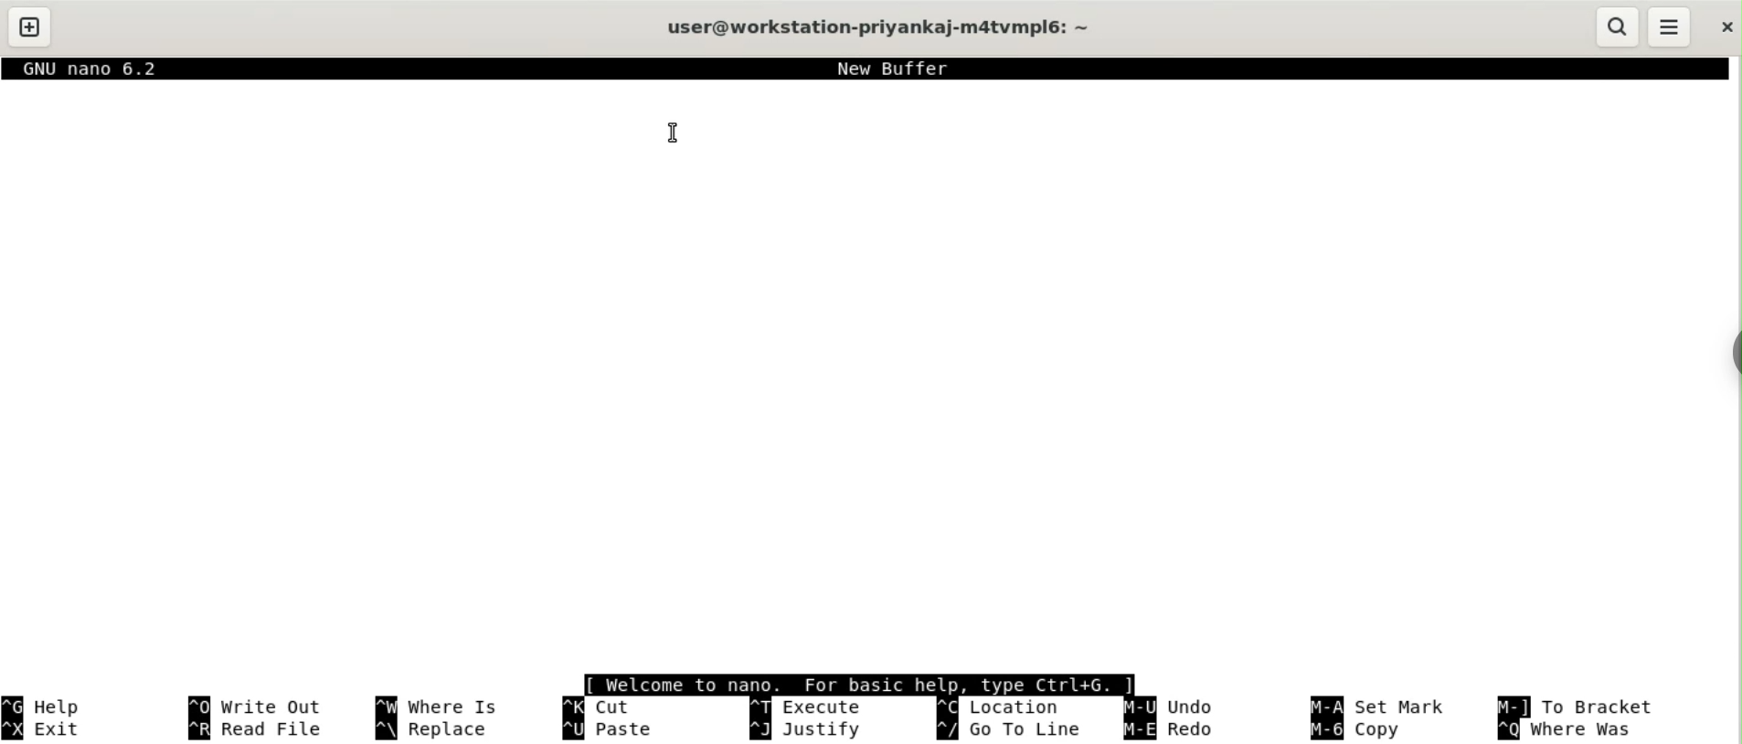 Image resolution: width=1742 pixels, height=744 pixels. Describe the element at coordinates (672, 133) in the screenshot. I see `cursor` at that location.